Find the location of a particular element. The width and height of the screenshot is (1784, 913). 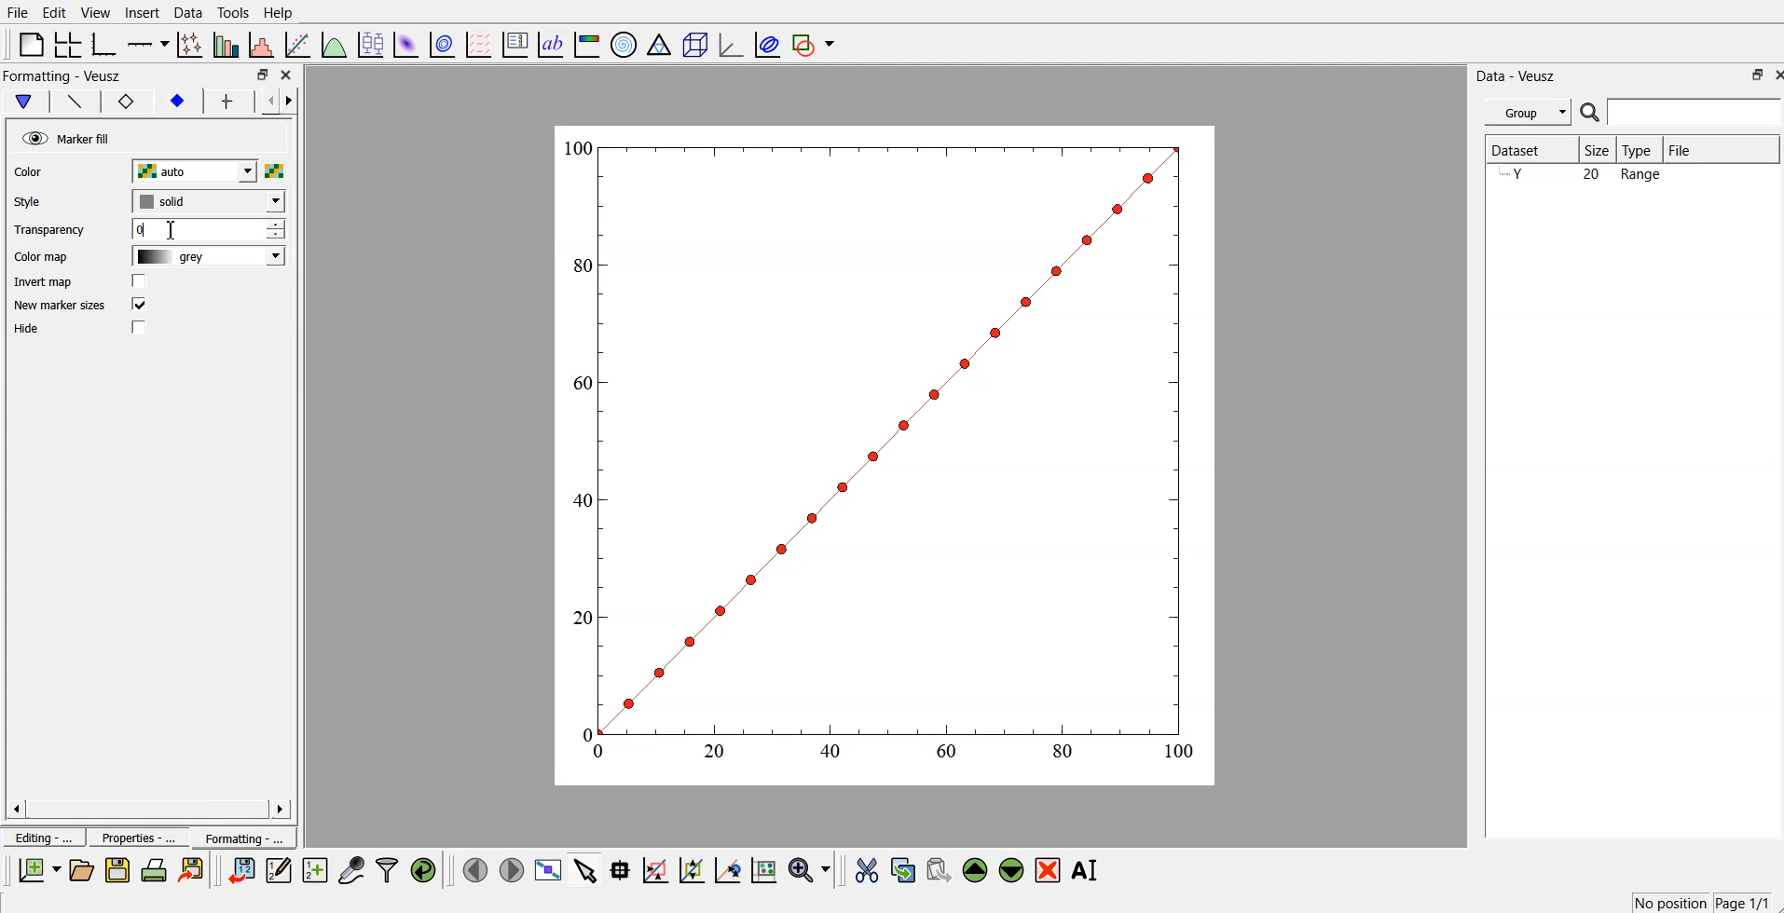

Dataset is located at coordinates (1528, 150).